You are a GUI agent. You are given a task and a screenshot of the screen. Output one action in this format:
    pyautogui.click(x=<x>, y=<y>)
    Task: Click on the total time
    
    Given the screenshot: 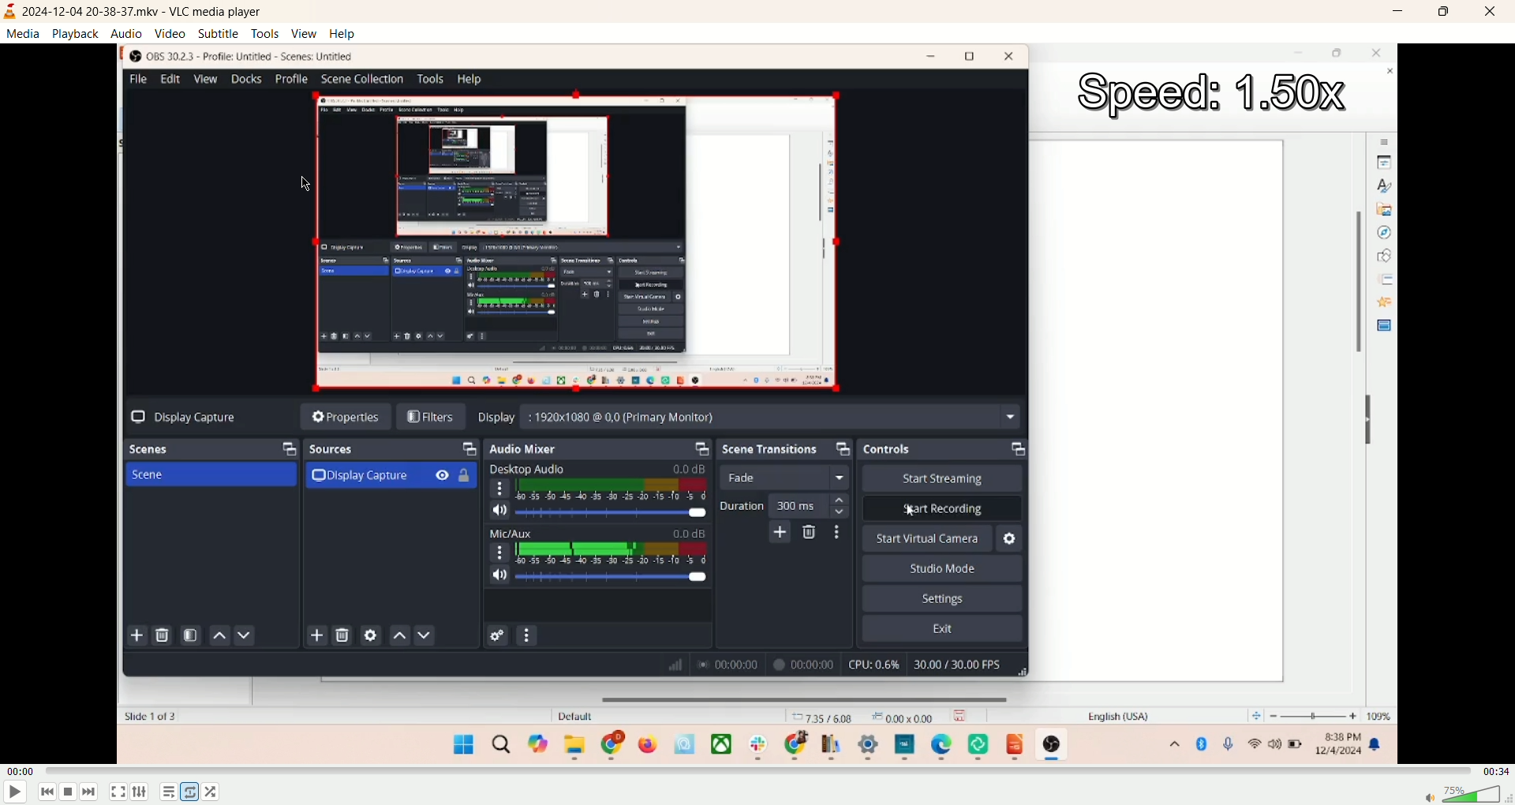 What is the action you would take?
    pyautogui.click(x=1494, y=770)
    